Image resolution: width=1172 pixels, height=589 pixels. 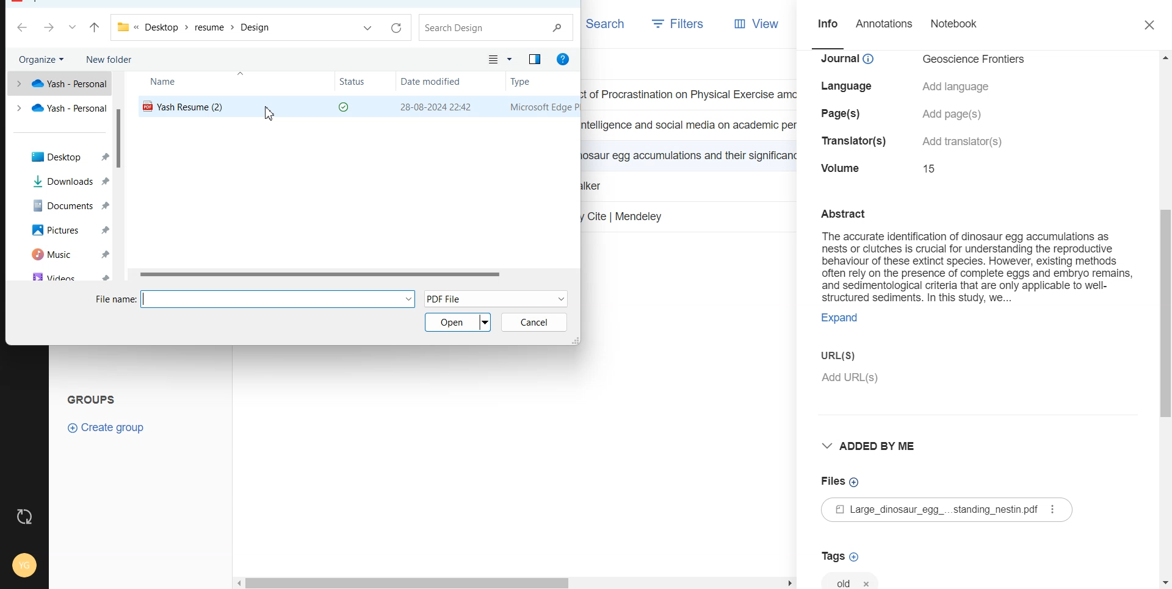 I want to click on File, so click(x=184, y=107).